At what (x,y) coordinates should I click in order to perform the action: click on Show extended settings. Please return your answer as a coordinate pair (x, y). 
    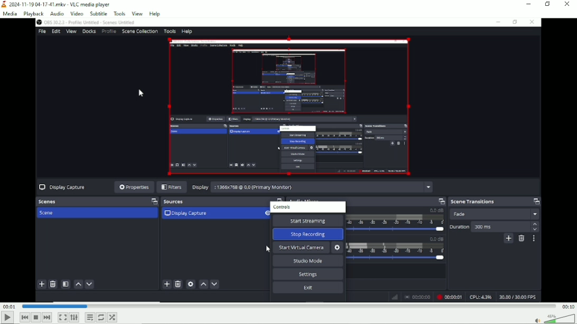
    Looking at the image, I should click on (74, 318).